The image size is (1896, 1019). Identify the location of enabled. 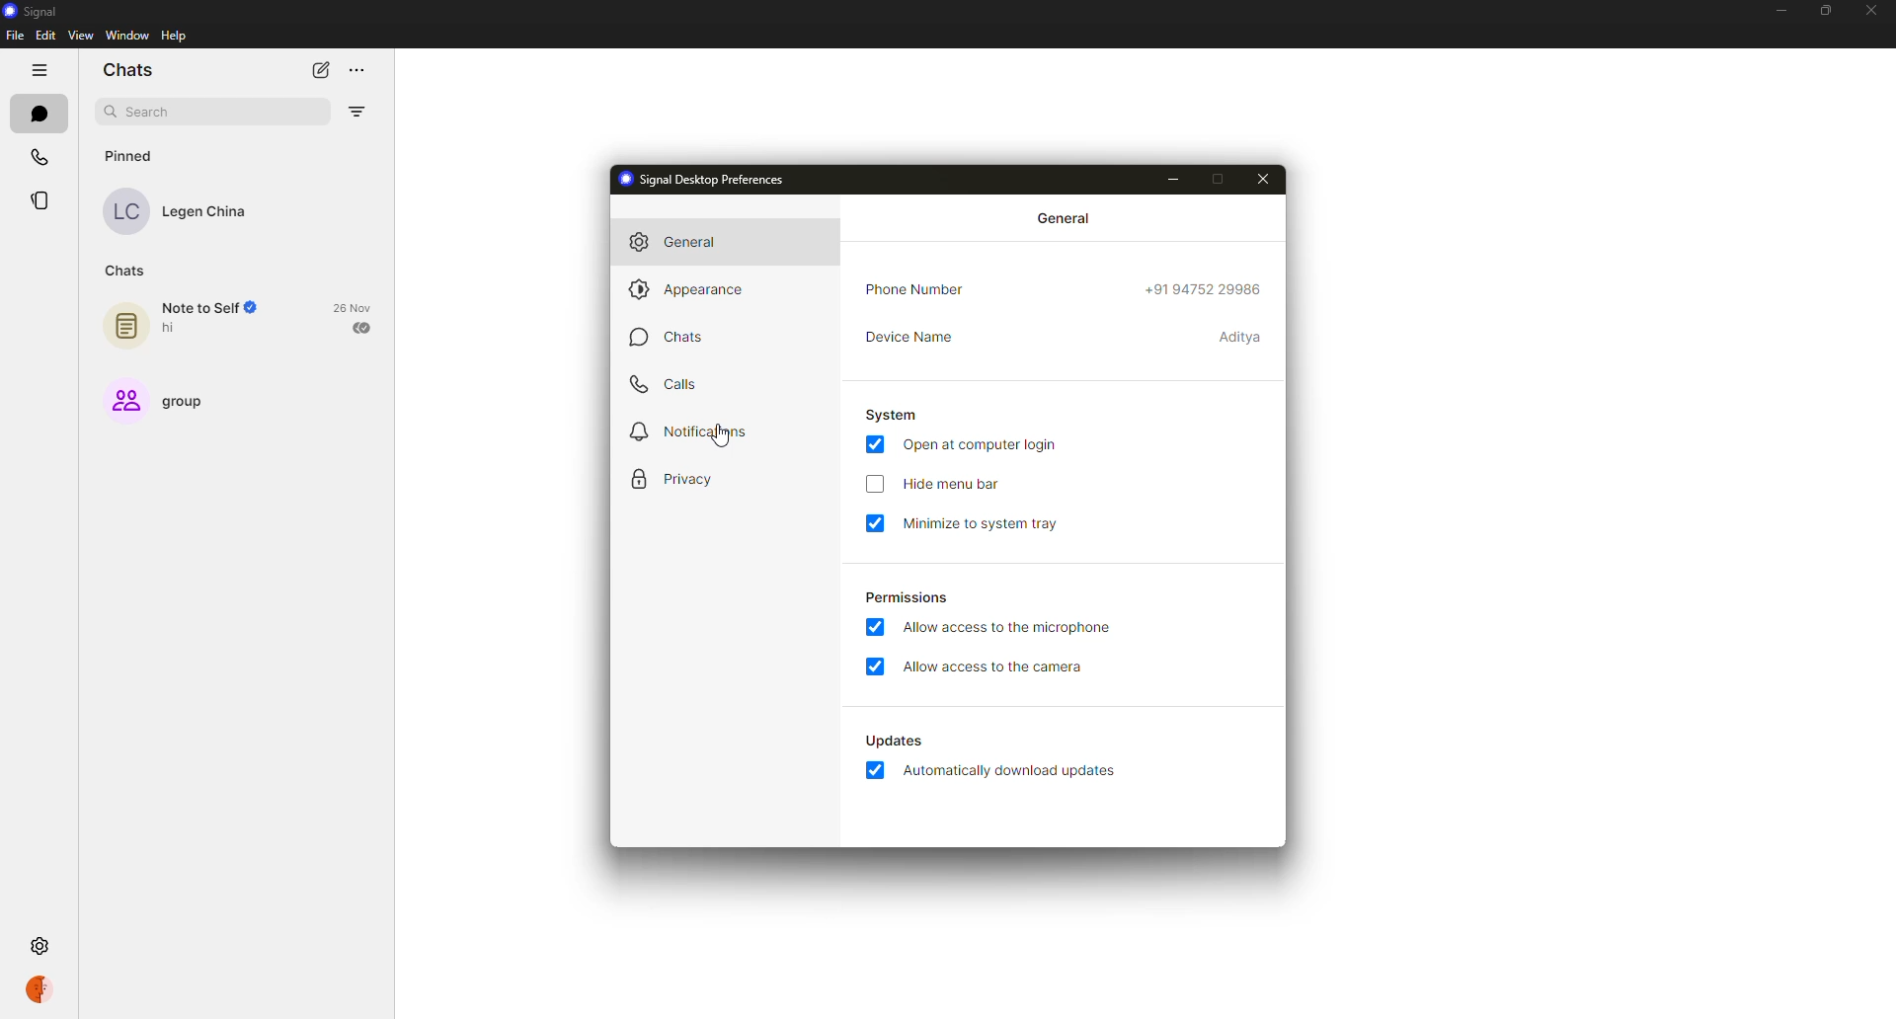
(871, 666).